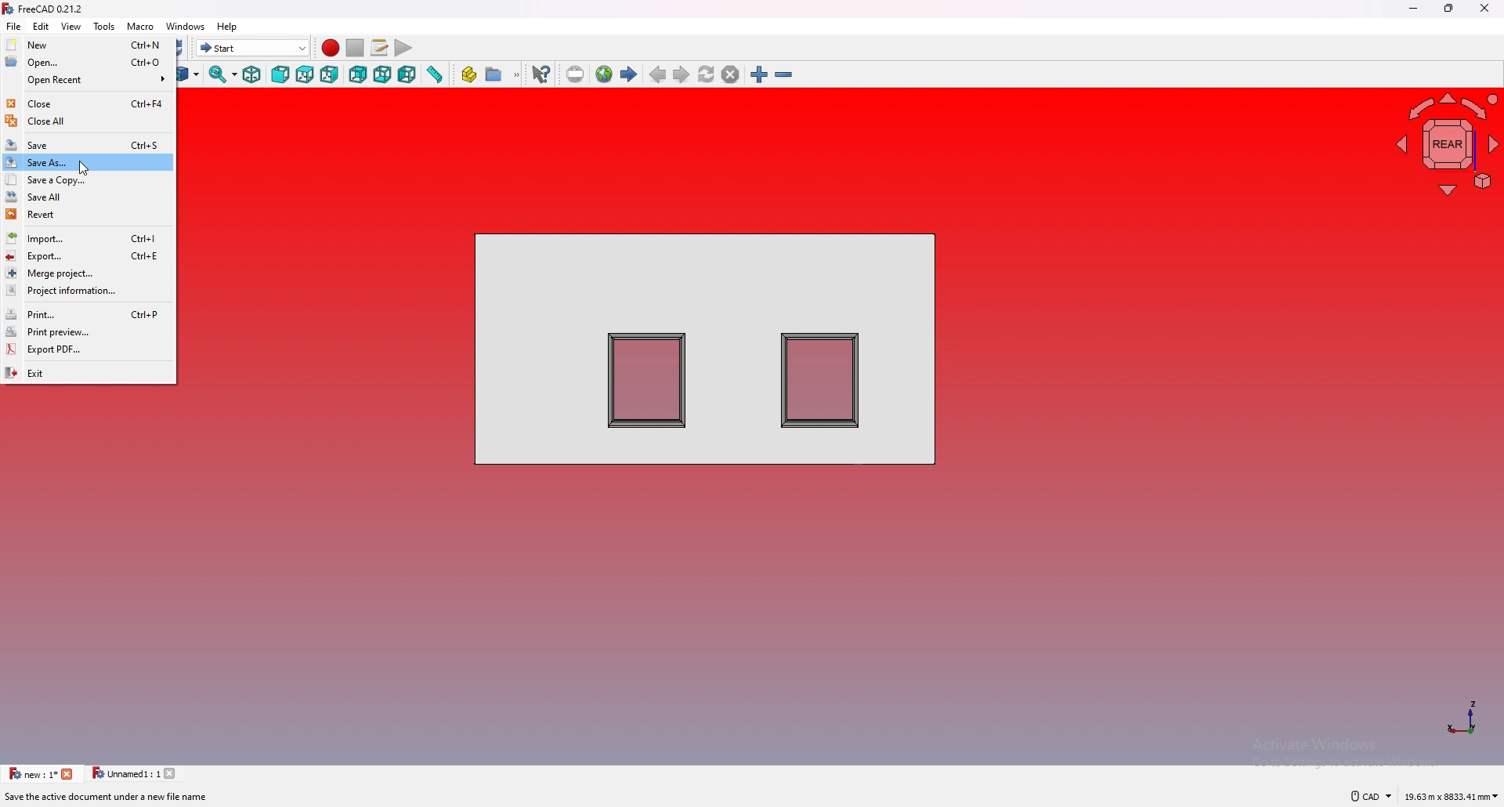 The width and height of the screenshot is (1504, 807). What do you see at coordinates (88, 314) in the screenshot?
I see `print` at bounding box center [88, 314].